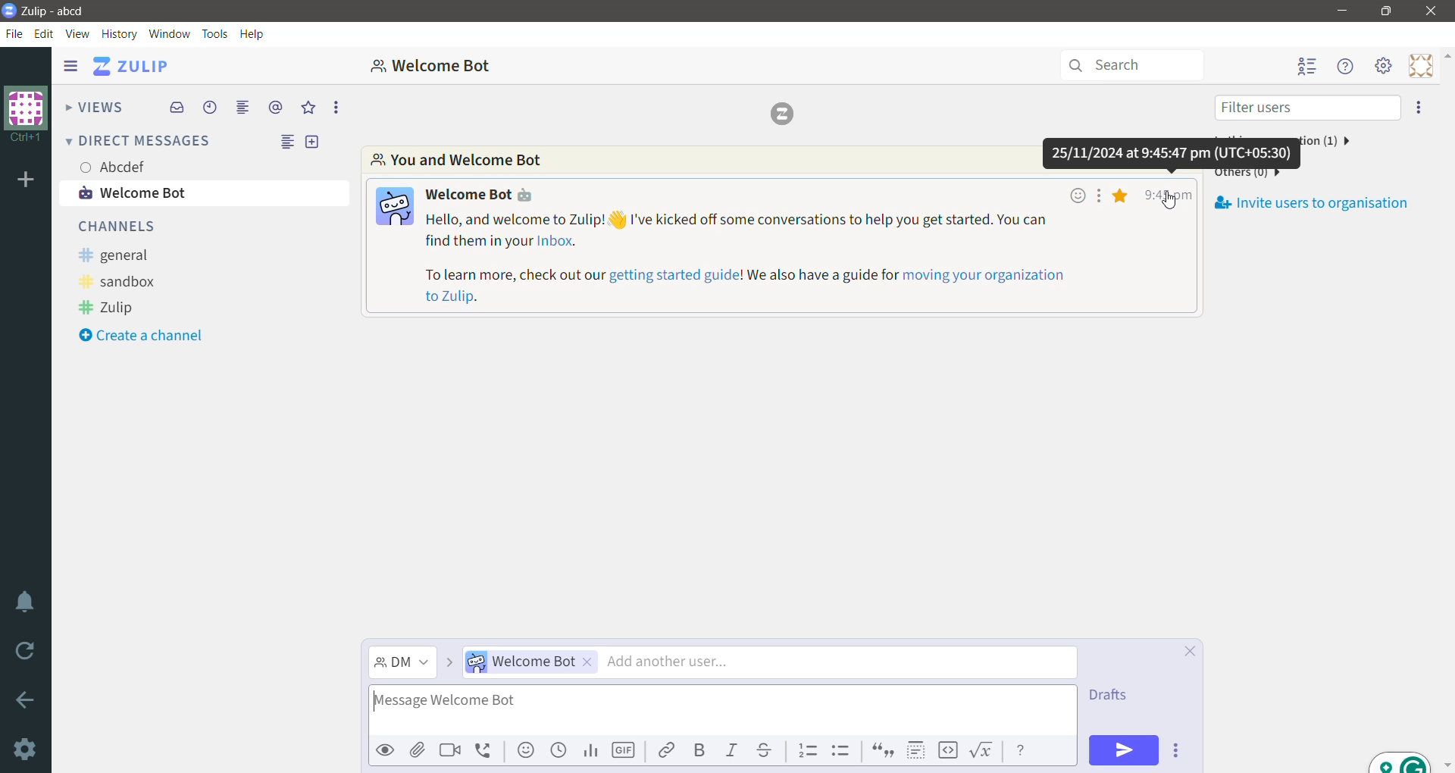 The height and width of the screenshot is (773, 1455). What do you see at coordinates (71, 67) in the screenshot?
I see `Hide/Show left sidebar` at bounding box center [71, 67].